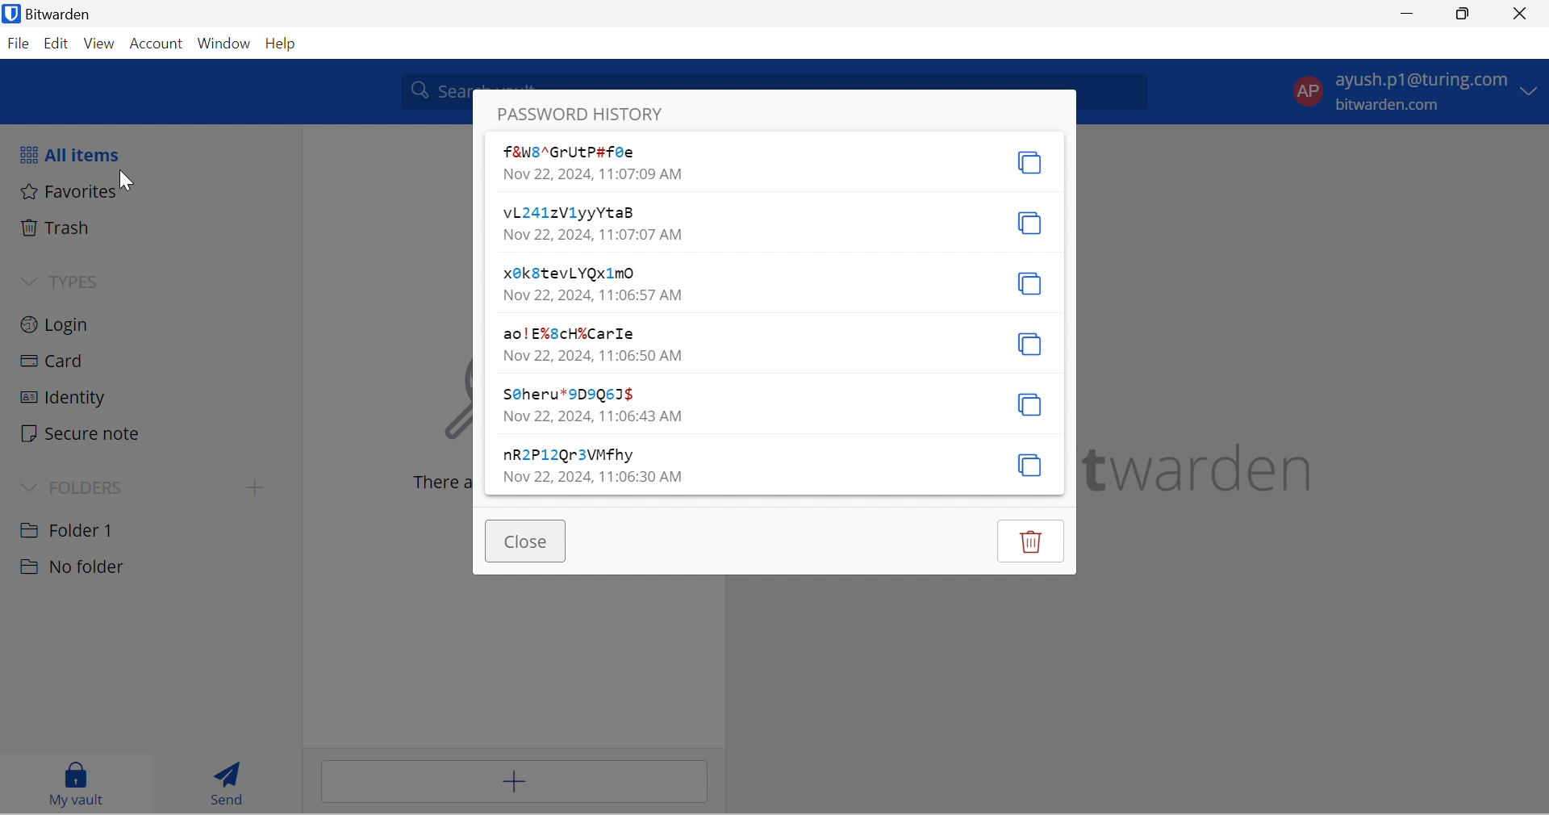 Image resolution: width=1549 pixels, height=815 pixels. Describe the element at coordinates (70, 193) in the screenshot. I see `Favorites` at that location.